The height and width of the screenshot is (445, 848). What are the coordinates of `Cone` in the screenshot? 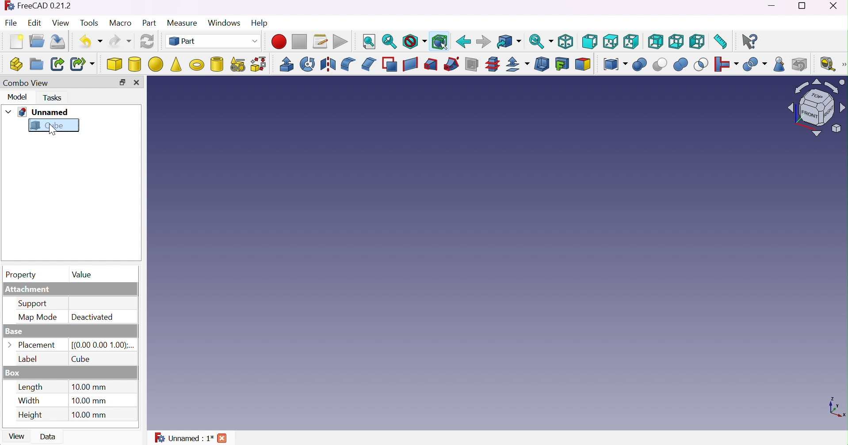 It's located at (177, 64).